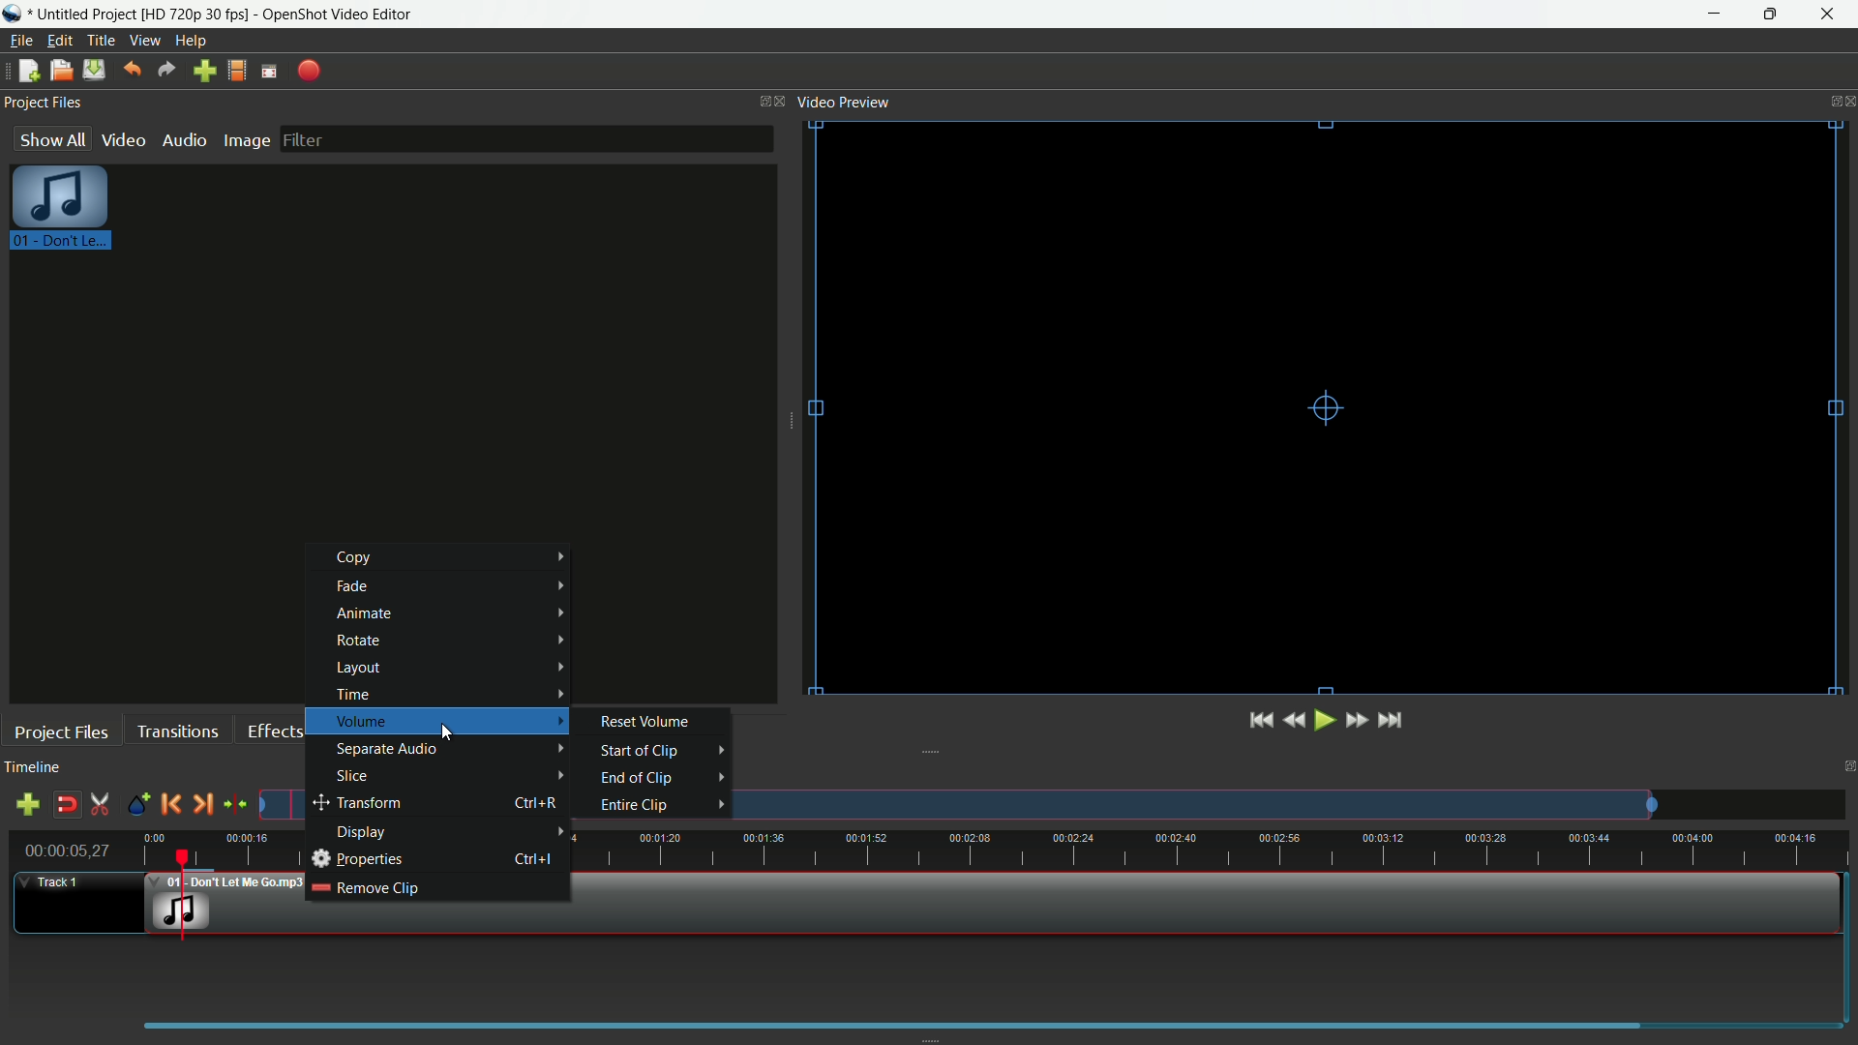  Describe the element at coordinates (459, 557) in the screenshot. I see `copy` at that location.